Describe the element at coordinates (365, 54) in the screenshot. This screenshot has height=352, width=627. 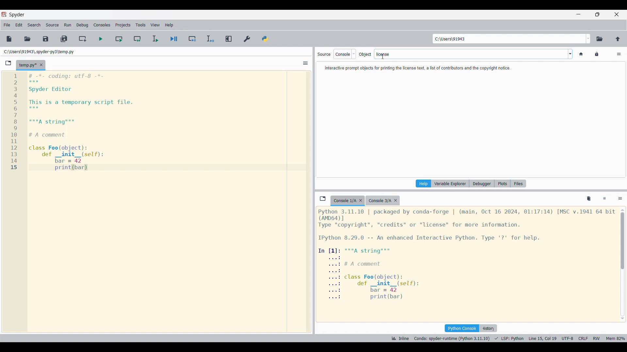
I see `Indiactes object` at that location.